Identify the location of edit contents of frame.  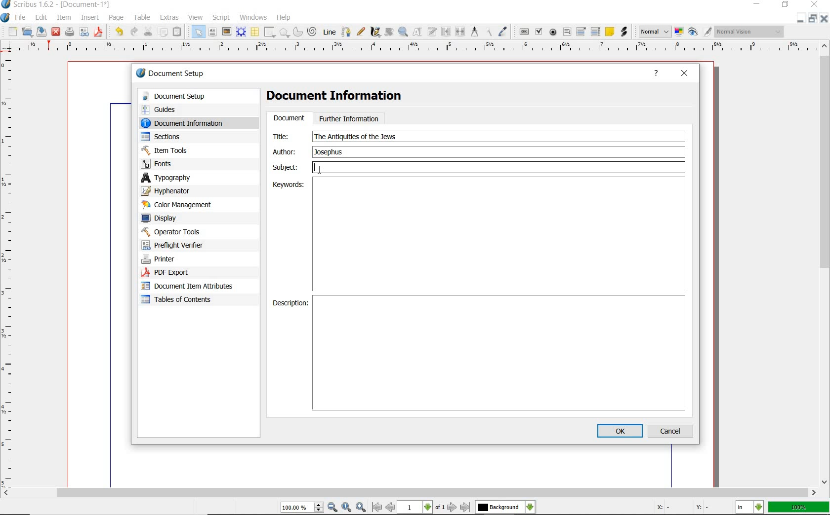
(418, 33).